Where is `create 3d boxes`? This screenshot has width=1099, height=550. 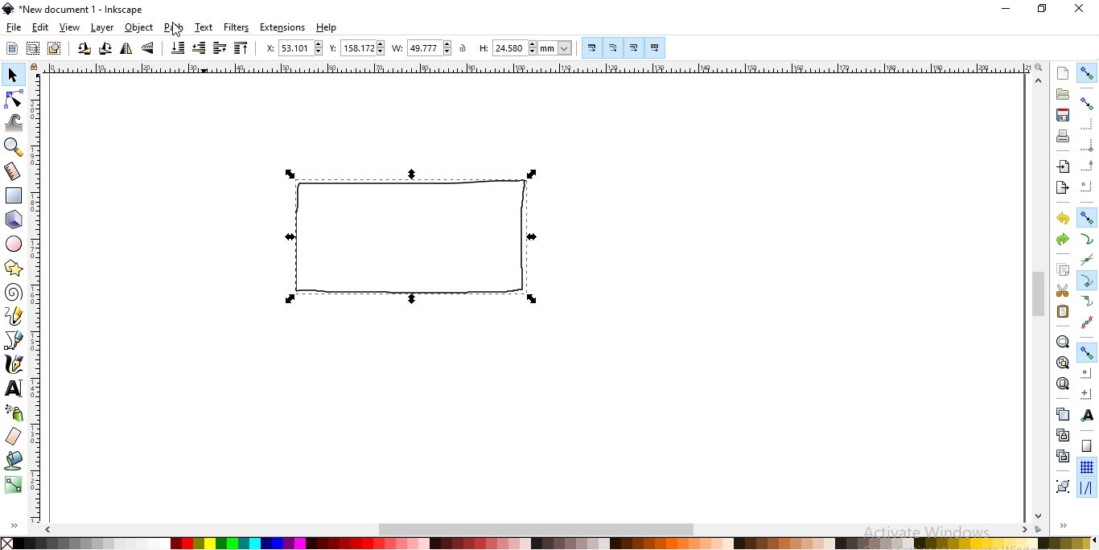
create 3d boxes is located at coordinates (14, 220).